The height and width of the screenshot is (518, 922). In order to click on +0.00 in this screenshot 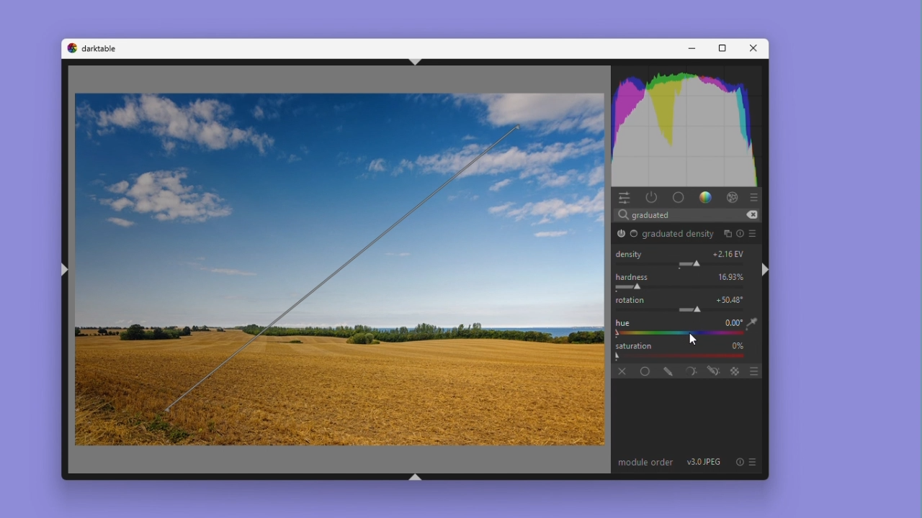, I will do `click(731, 322)`.